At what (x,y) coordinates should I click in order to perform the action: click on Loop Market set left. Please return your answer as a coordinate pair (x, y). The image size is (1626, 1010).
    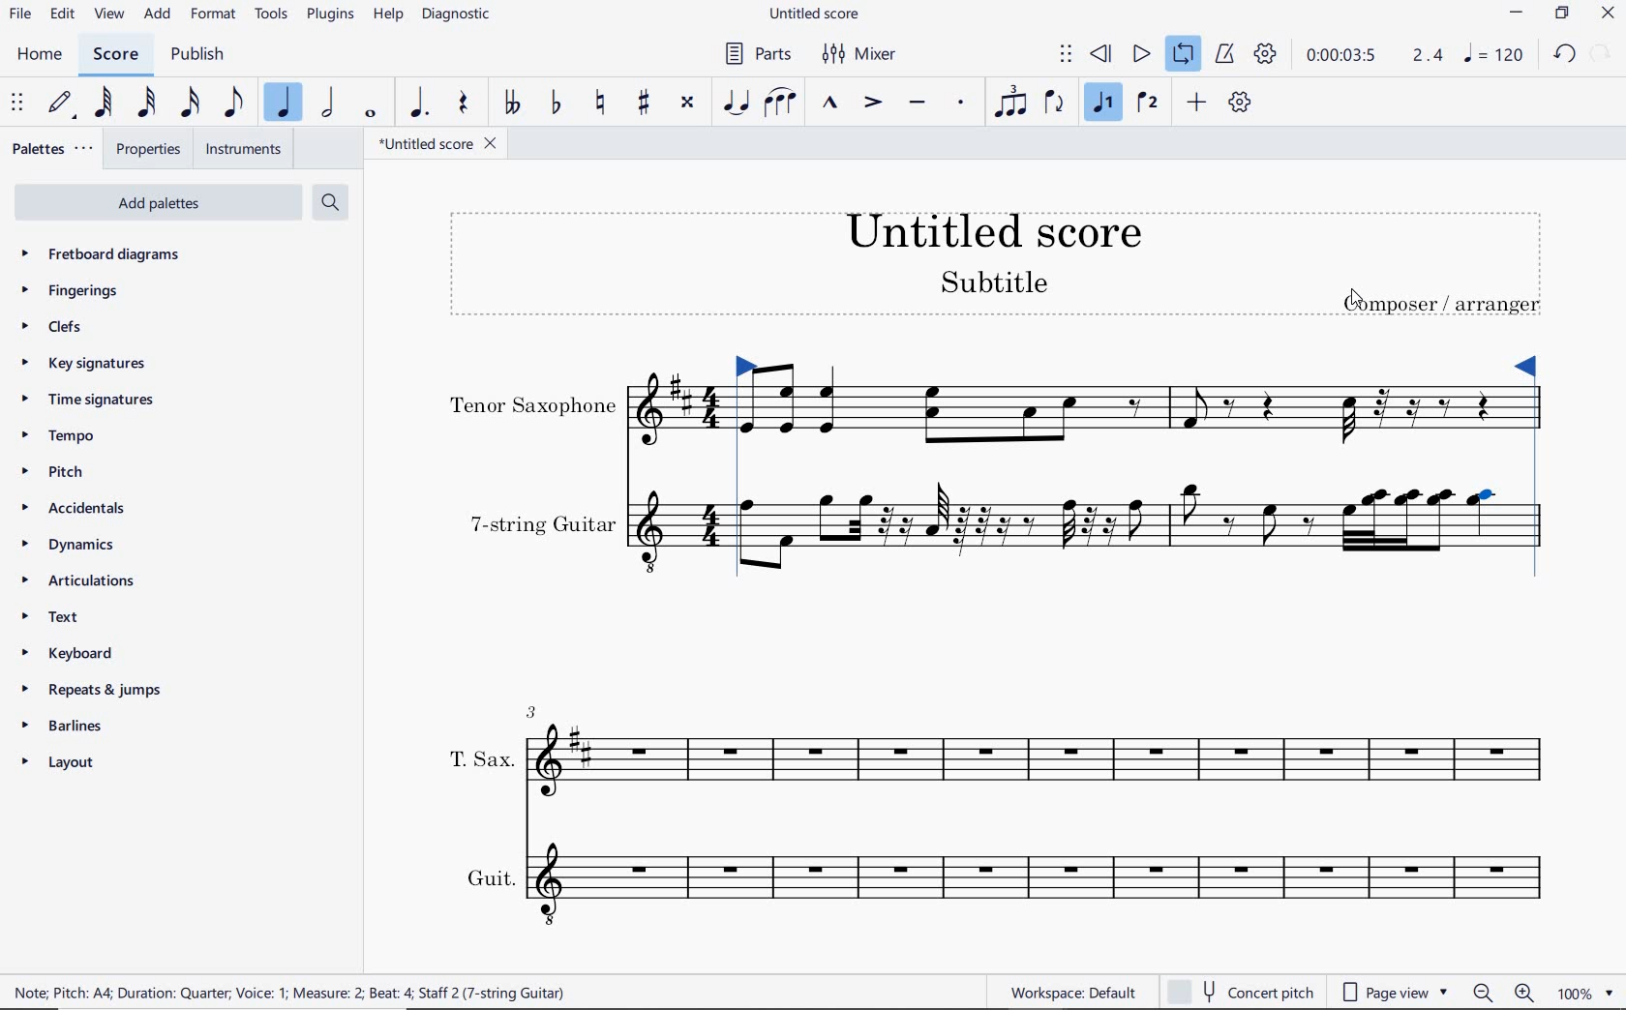
    Looking at the image, I should click on (747, 470).